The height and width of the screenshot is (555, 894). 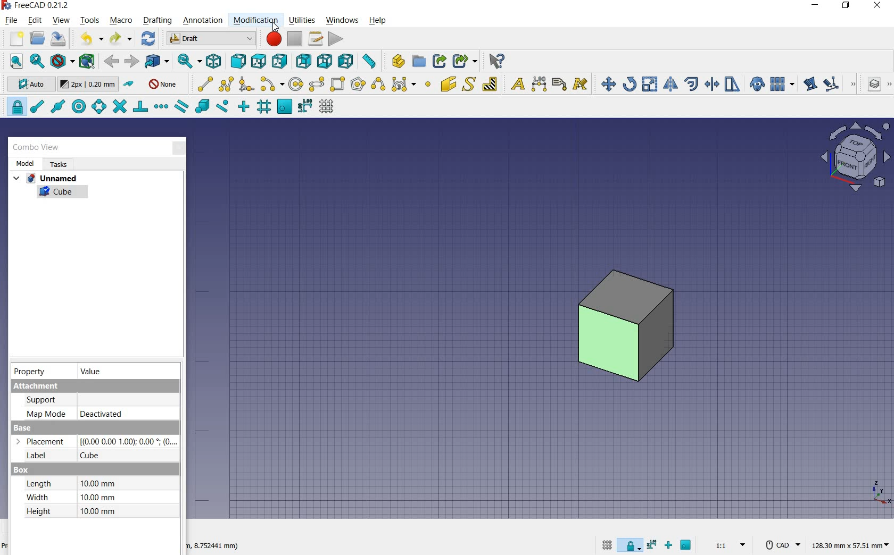 What do you see at coordinates (119, 39) in the screenshot?
I see `redo` at bounding box center [119, 39].